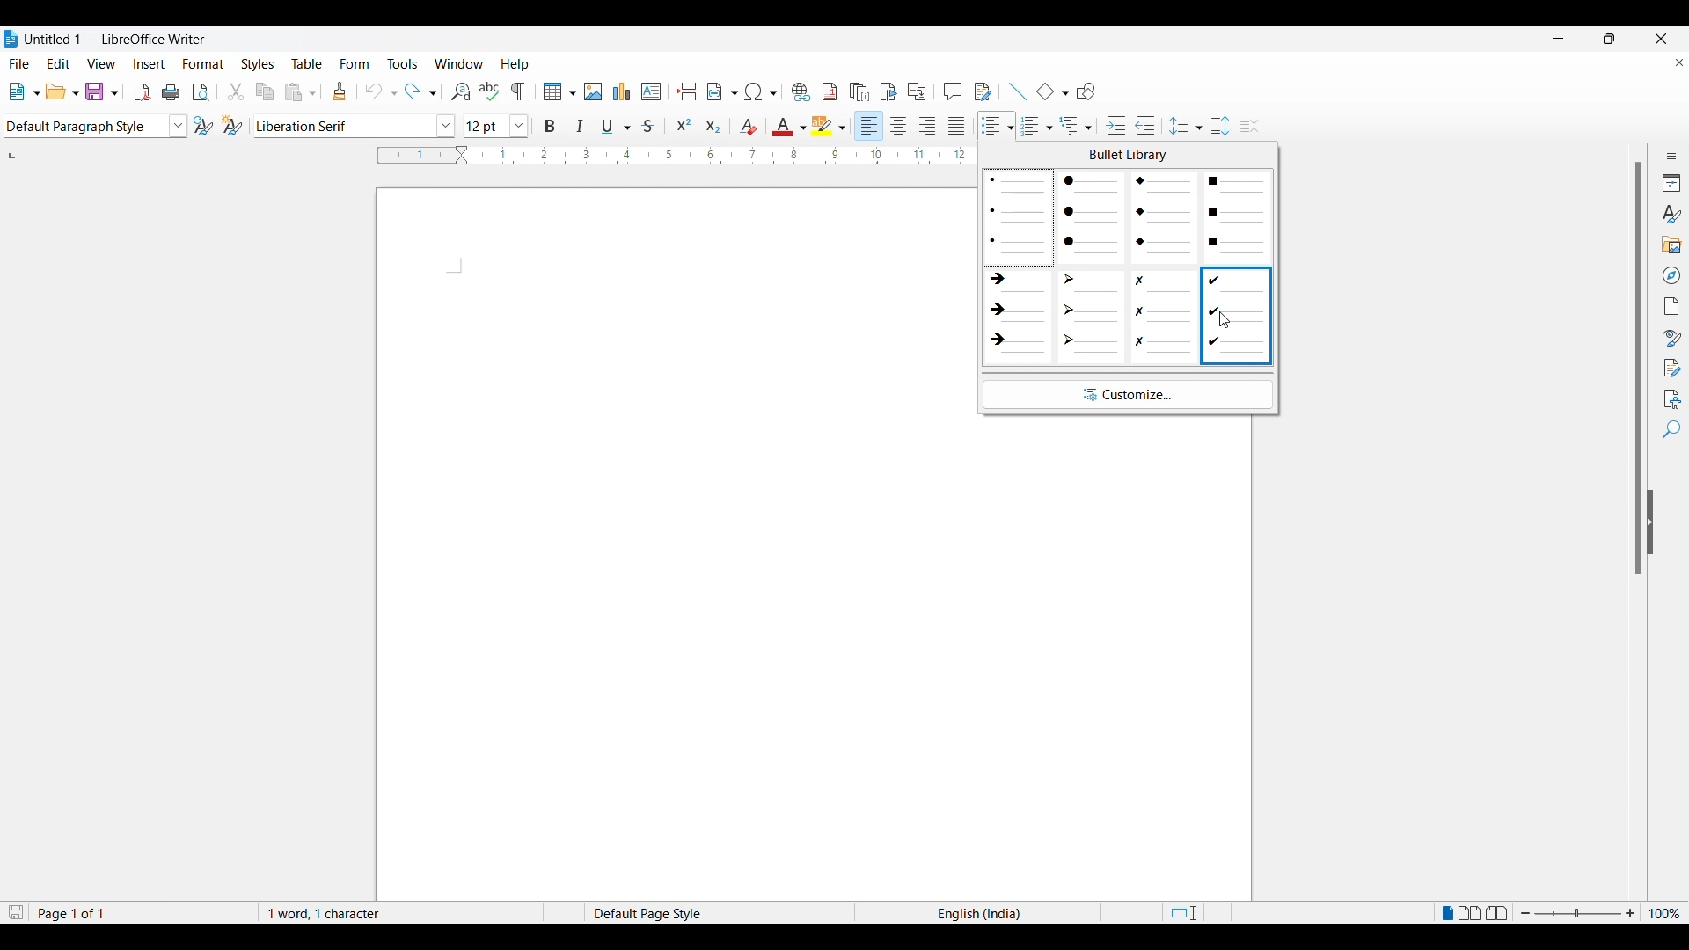 This screenshot has width=1689, height=950. What do you see at coordinates (1446, 910) in the screenshot?
I see `Single page view` at bounding box center [1446, 910].